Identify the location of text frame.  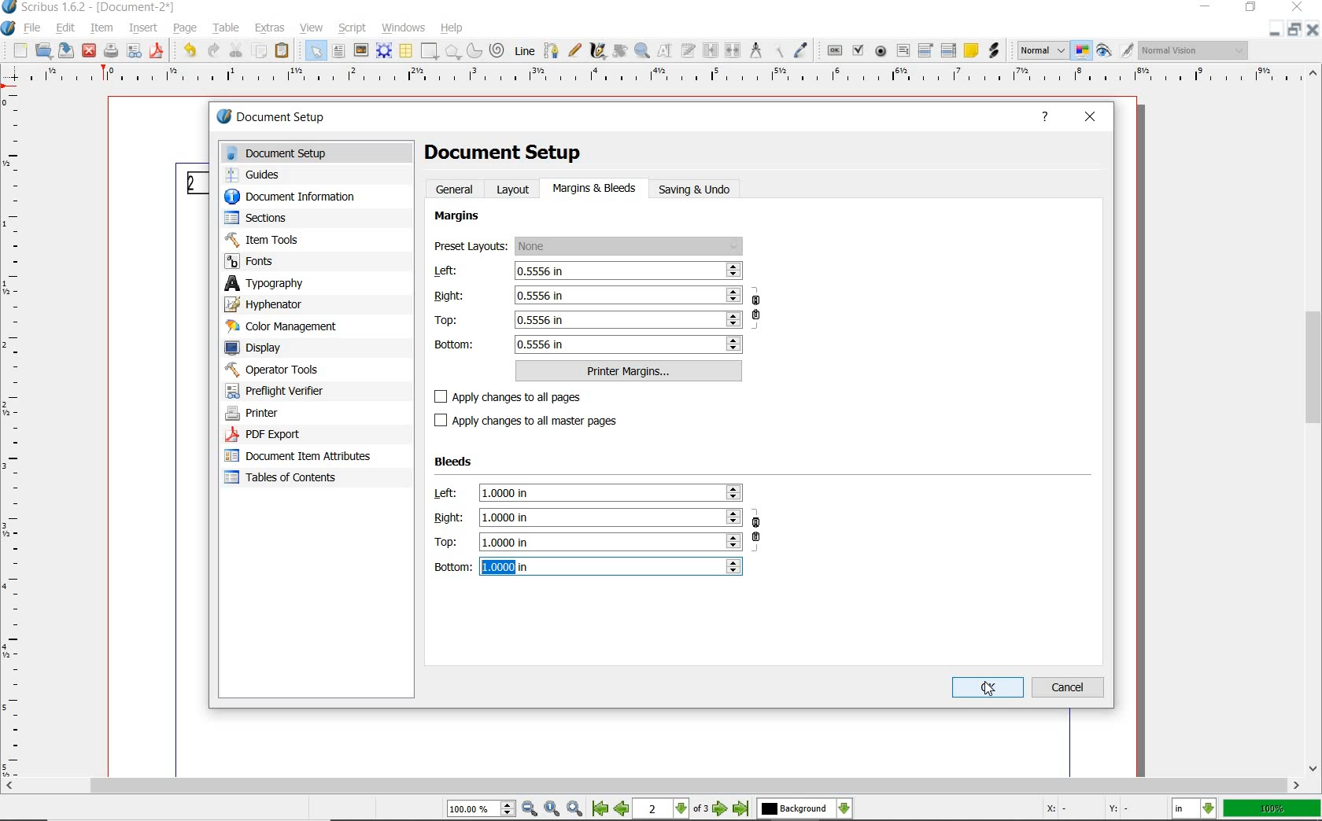
(338, 52).